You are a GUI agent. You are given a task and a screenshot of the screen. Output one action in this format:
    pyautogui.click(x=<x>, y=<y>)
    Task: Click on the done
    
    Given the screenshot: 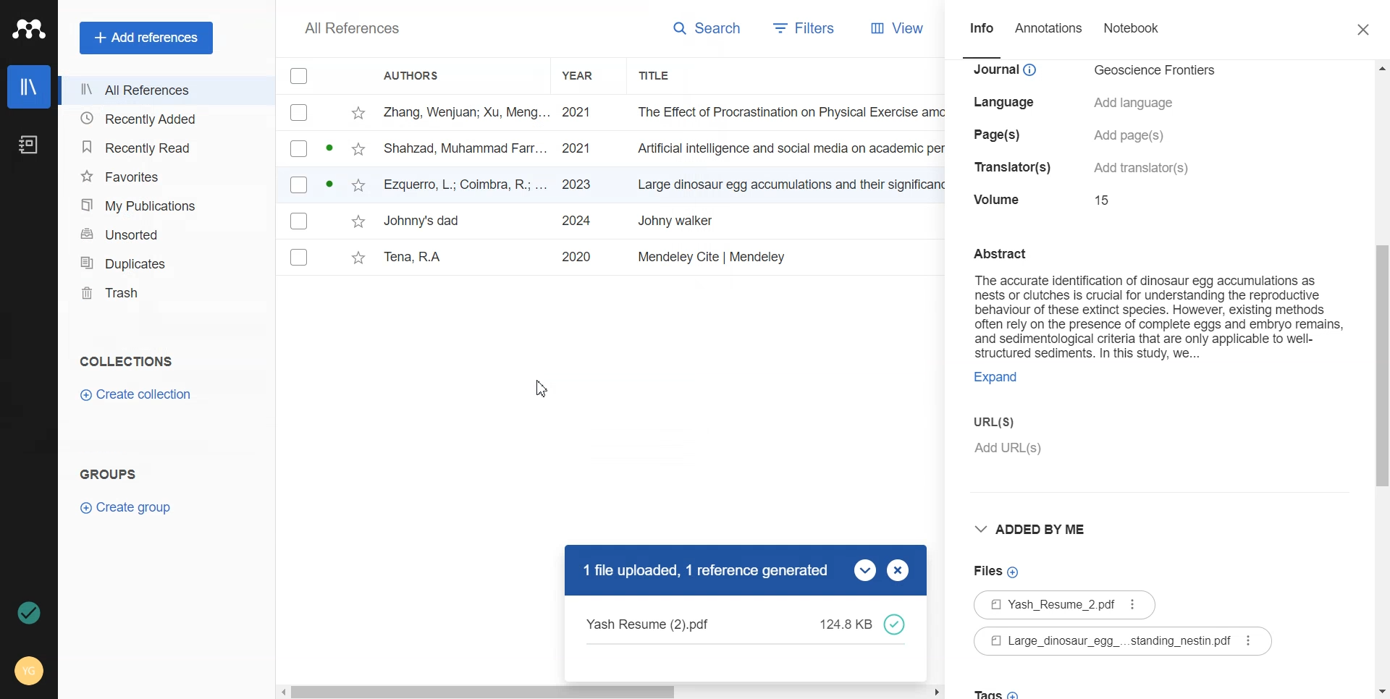 What is the action you would take?
    pyautogui.click(x=897, y=625)
    